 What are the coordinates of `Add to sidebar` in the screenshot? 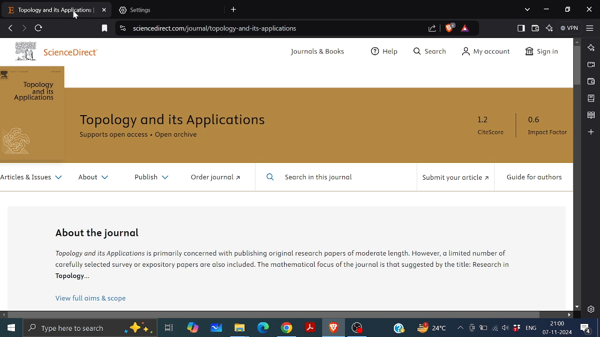 It's located at (590, 132).